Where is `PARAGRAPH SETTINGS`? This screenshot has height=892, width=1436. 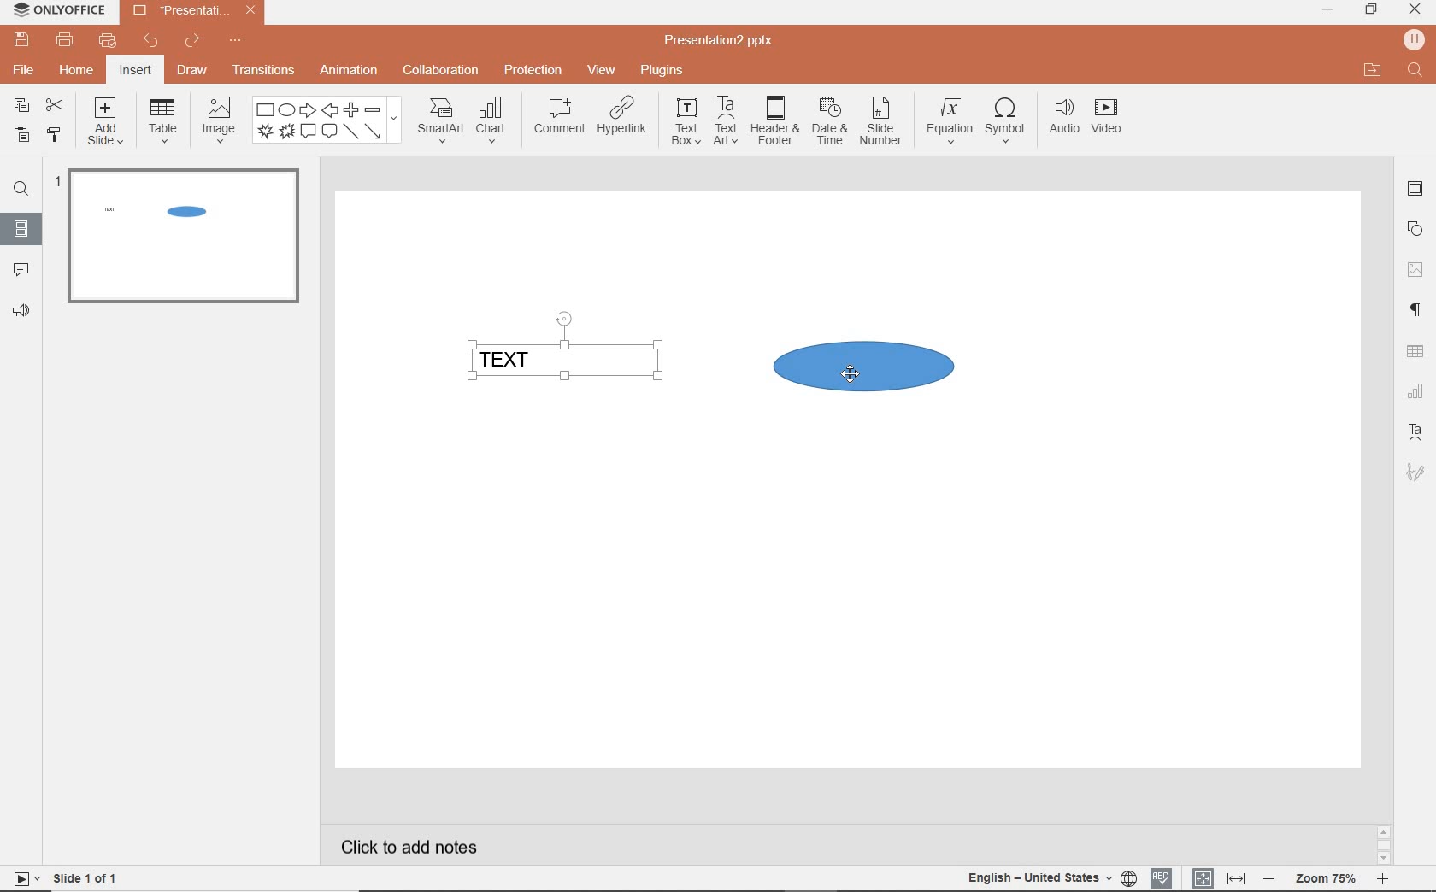
PARAGRAPH SETTINGS is located at coordinates (1416, 312).